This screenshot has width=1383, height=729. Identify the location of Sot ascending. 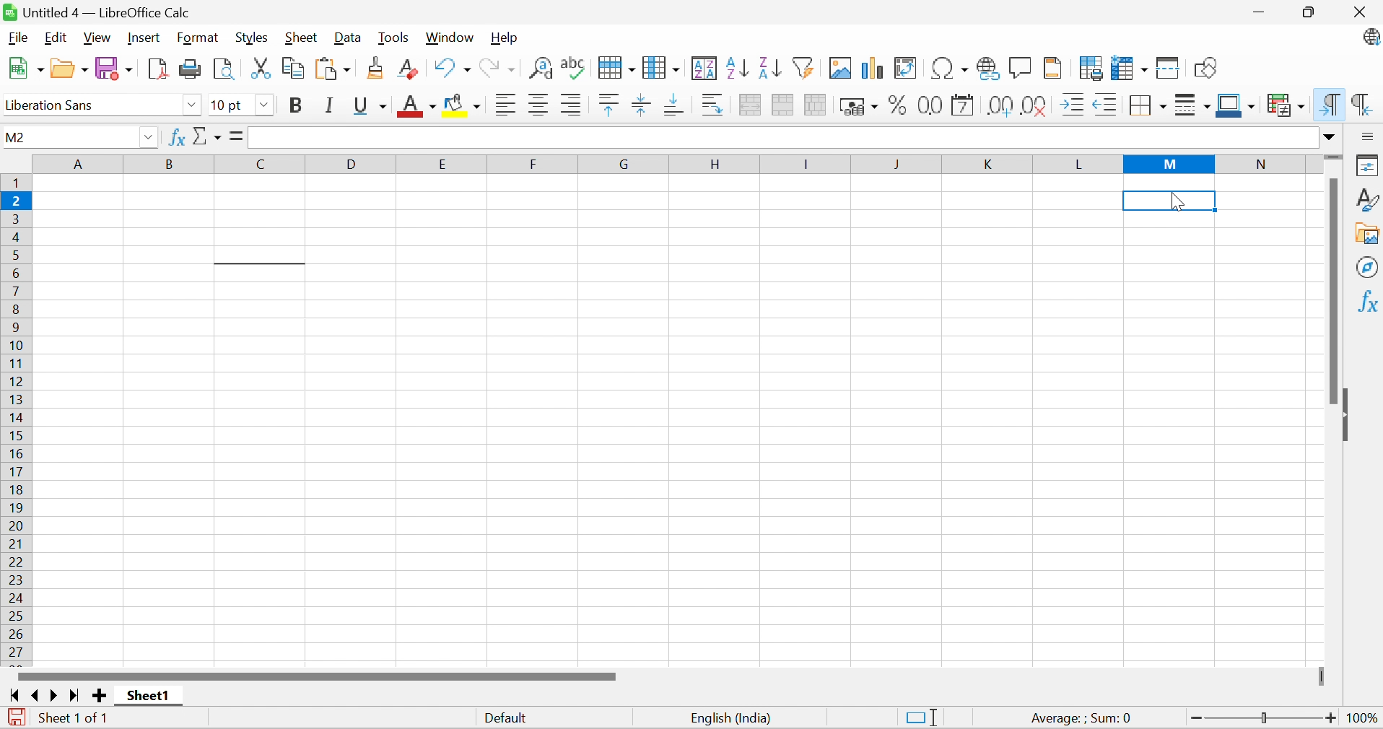
(738, 67).